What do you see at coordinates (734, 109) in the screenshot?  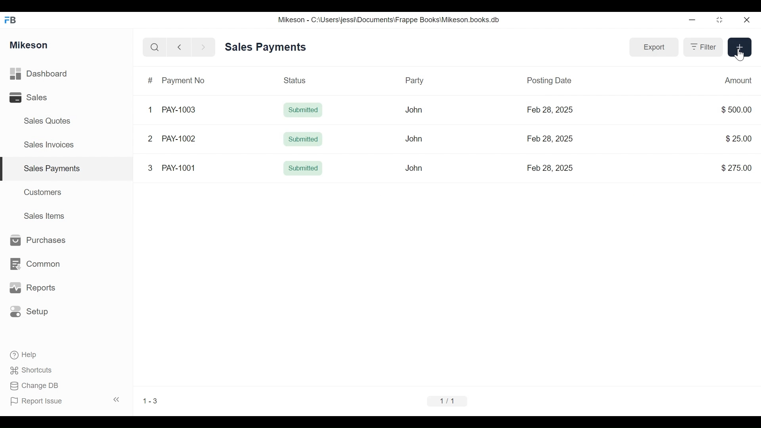 I see `$500.00` at bounding box center [734, 109].